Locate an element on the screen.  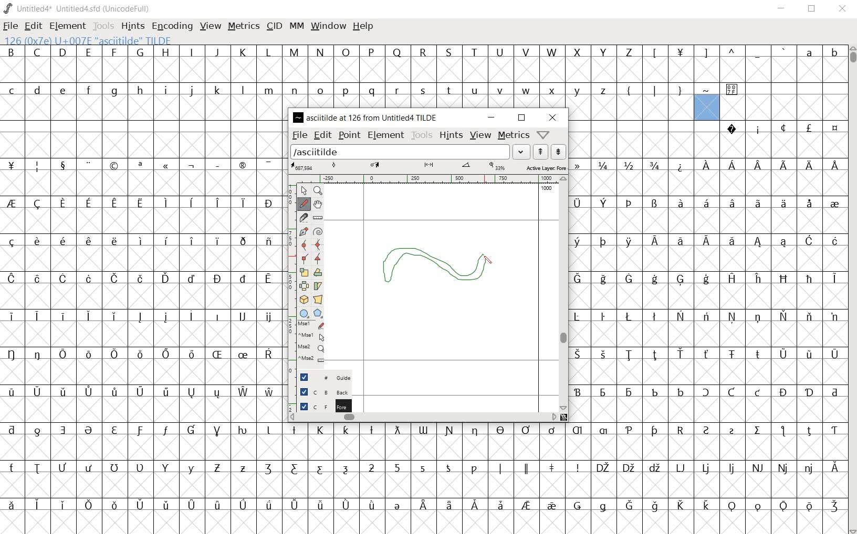
cut splines in two is located at coordinates (305, 218).